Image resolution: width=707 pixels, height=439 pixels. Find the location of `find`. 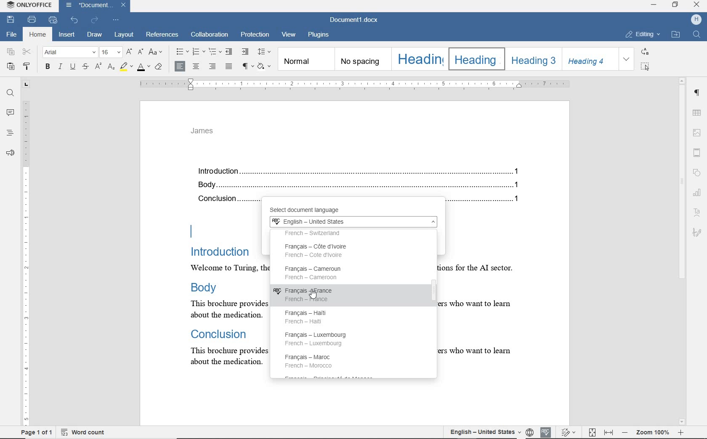

find is located at coordinates (10, 94).